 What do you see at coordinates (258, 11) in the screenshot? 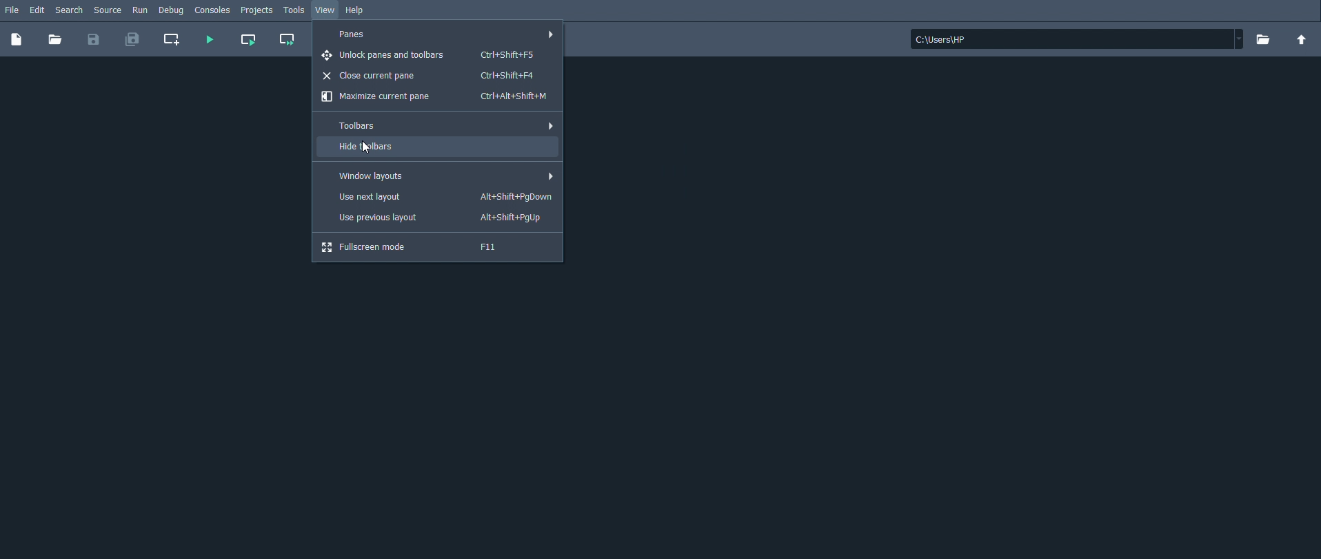
I see `Projects` at bounding box center [258, 11].